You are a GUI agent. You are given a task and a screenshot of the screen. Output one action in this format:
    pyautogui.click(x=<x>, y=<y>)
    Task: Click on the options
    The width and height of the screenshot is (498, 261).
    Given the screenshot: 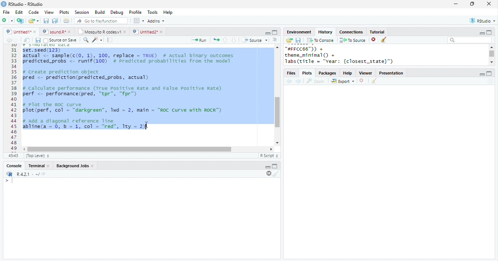 What is the action you would take?
    pyautogui.click(x=275, y=40)
    